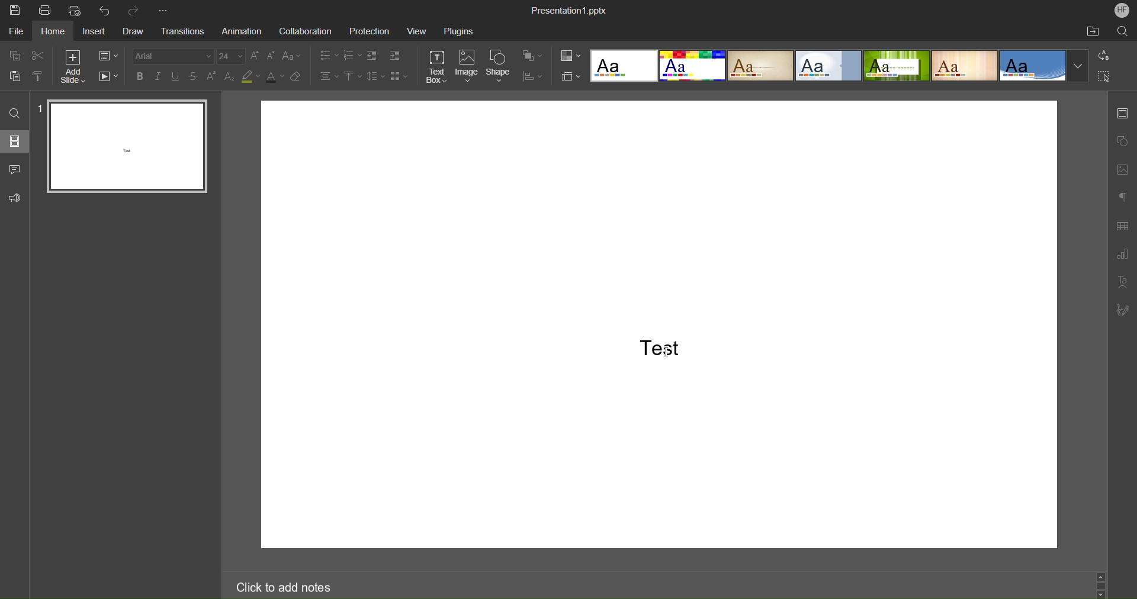  What do you see at coordinates (1123, 255) in the screenshot?
I see `Graph Settings` at bounding box center [1123, 255].